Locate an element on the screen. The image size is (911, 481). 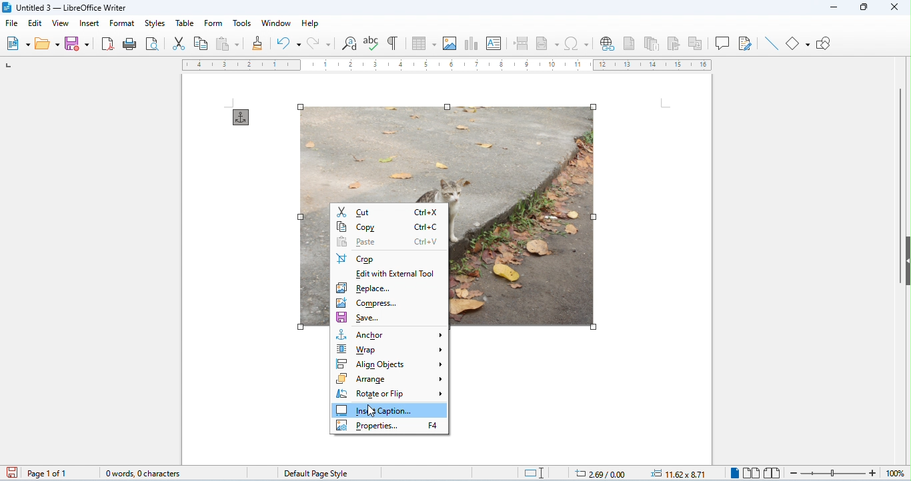
table is located at coordinates (424, 44).